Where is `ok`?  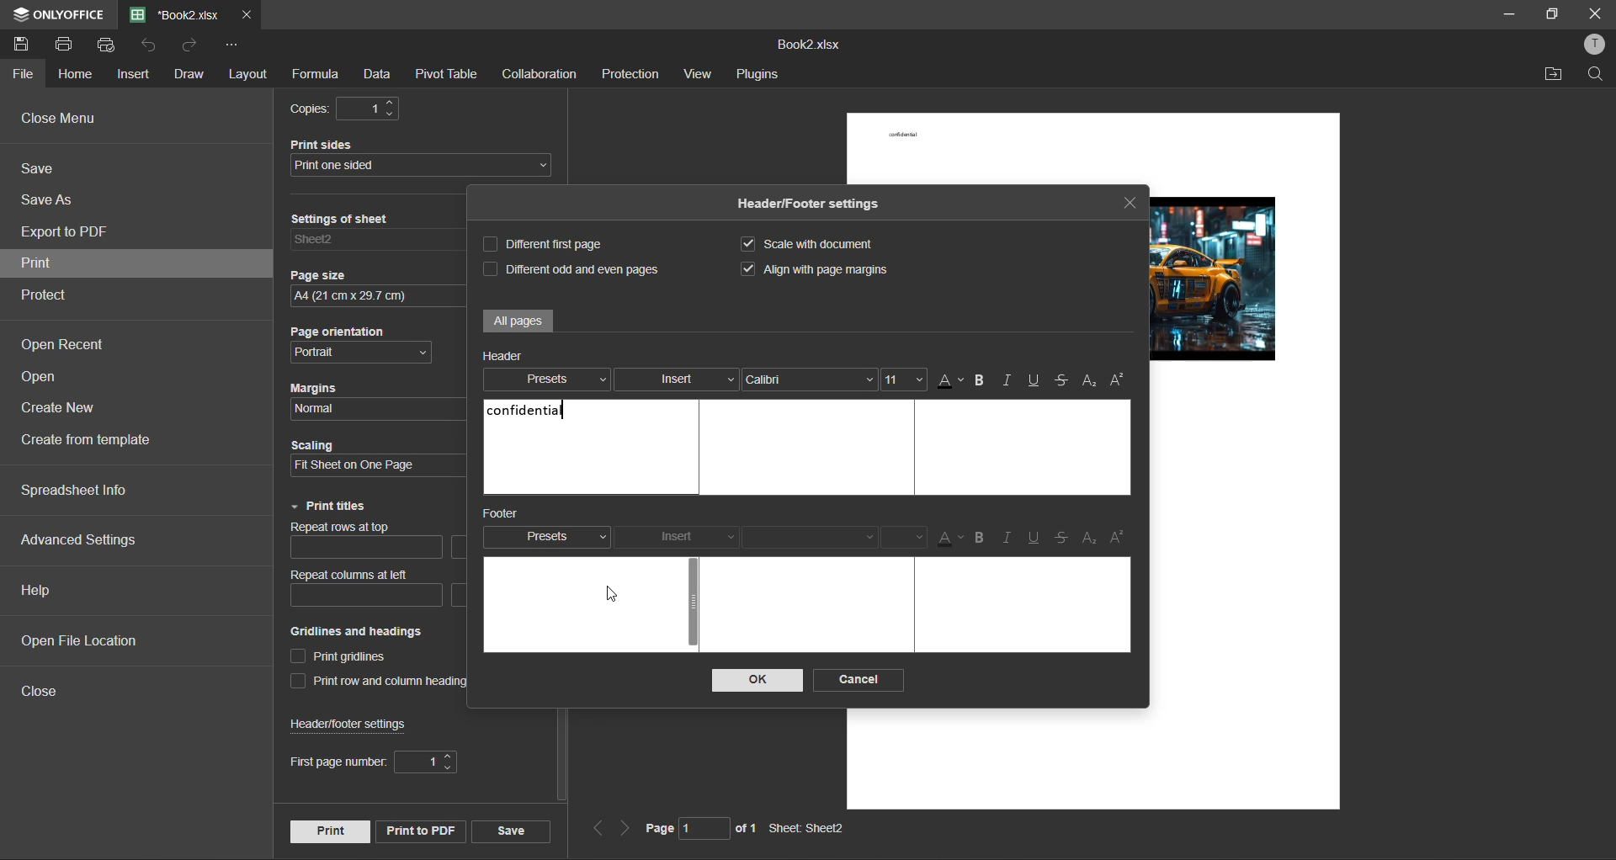 ok is located at coordinates (757, 680).